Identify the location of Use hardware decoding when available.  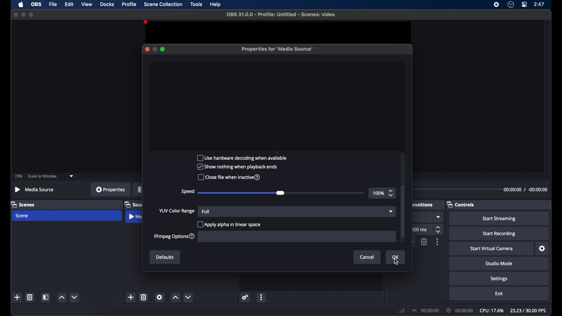
(244, 158).